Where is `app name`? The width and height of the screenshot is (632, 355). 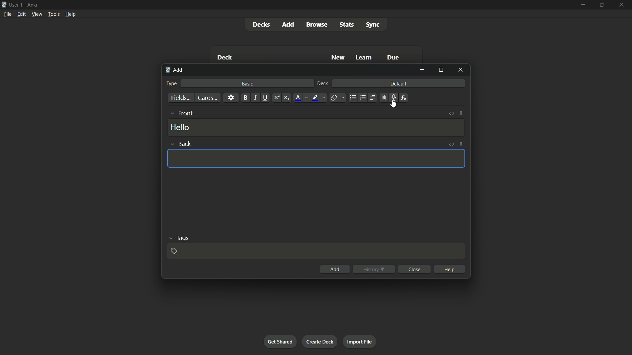 app name is located at coordinates (34, 5).